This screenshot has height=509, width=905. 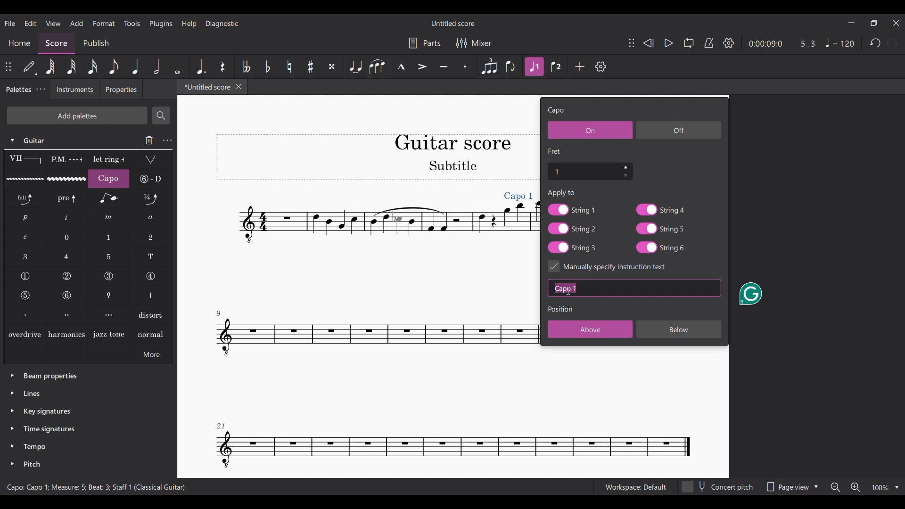 I want to click on LH guitar fingering T, so click(x=151, y=257).